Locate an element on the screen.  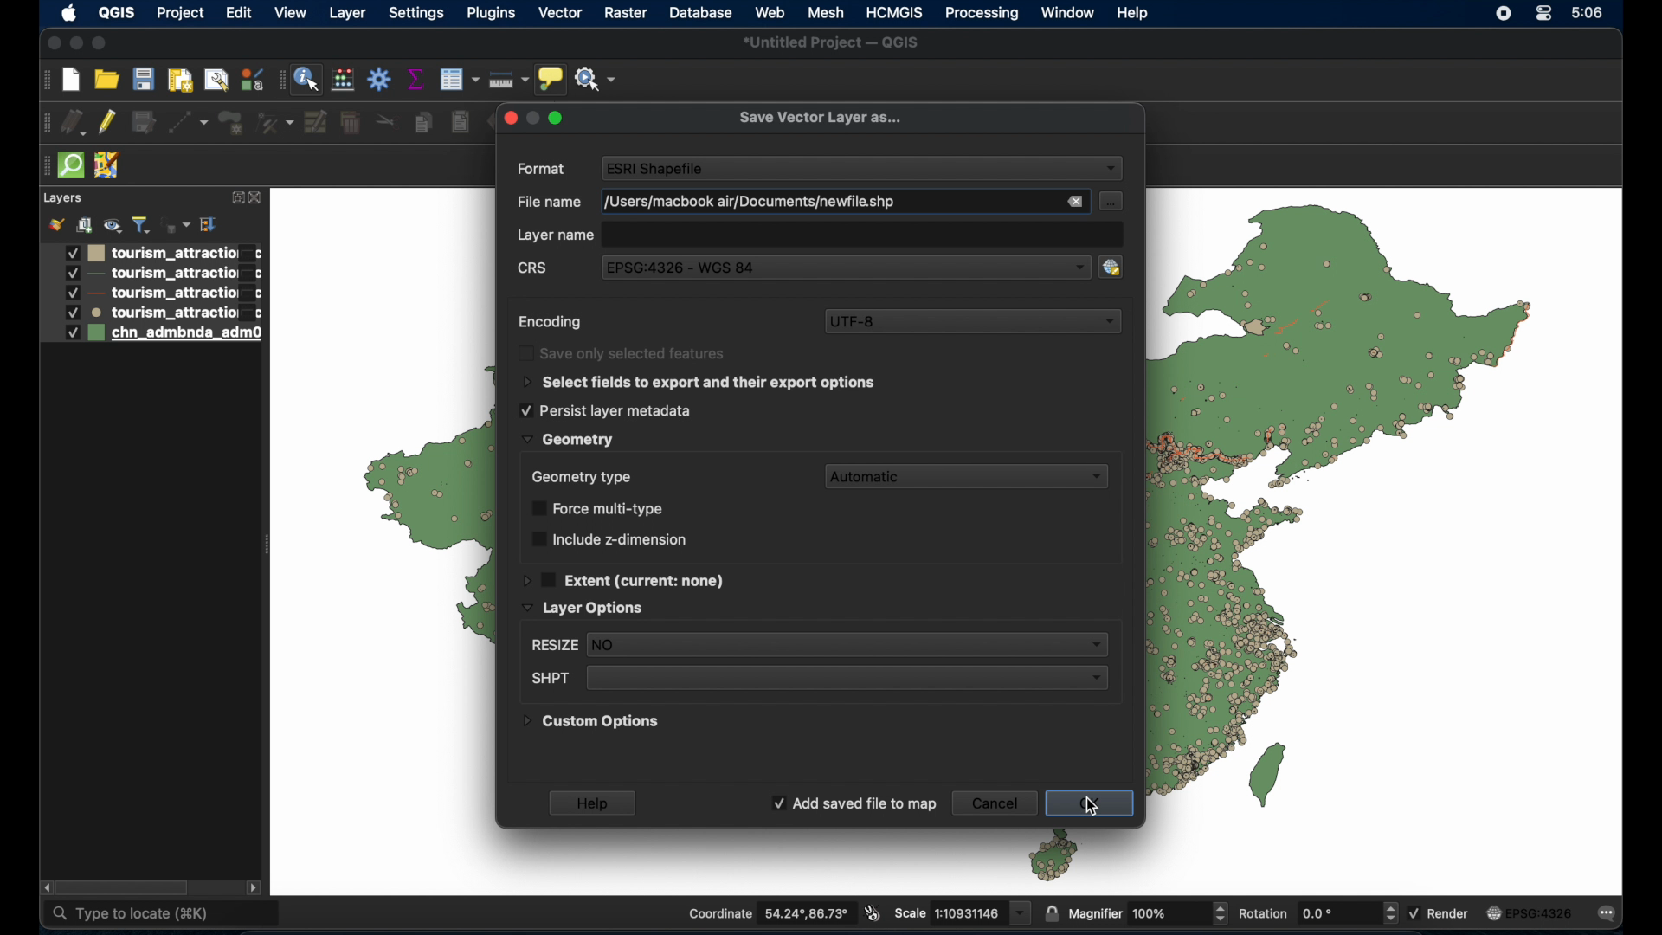
view is located at coordinates (292, 14).